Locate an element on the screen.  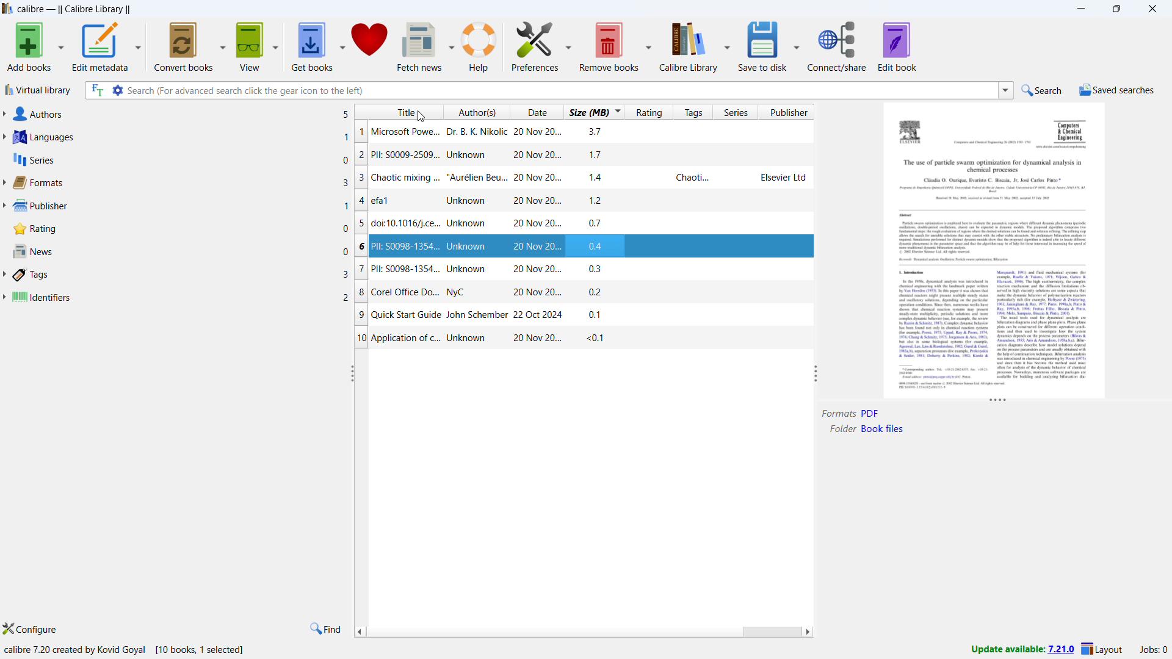
 is located at coordinates (1071, 131).